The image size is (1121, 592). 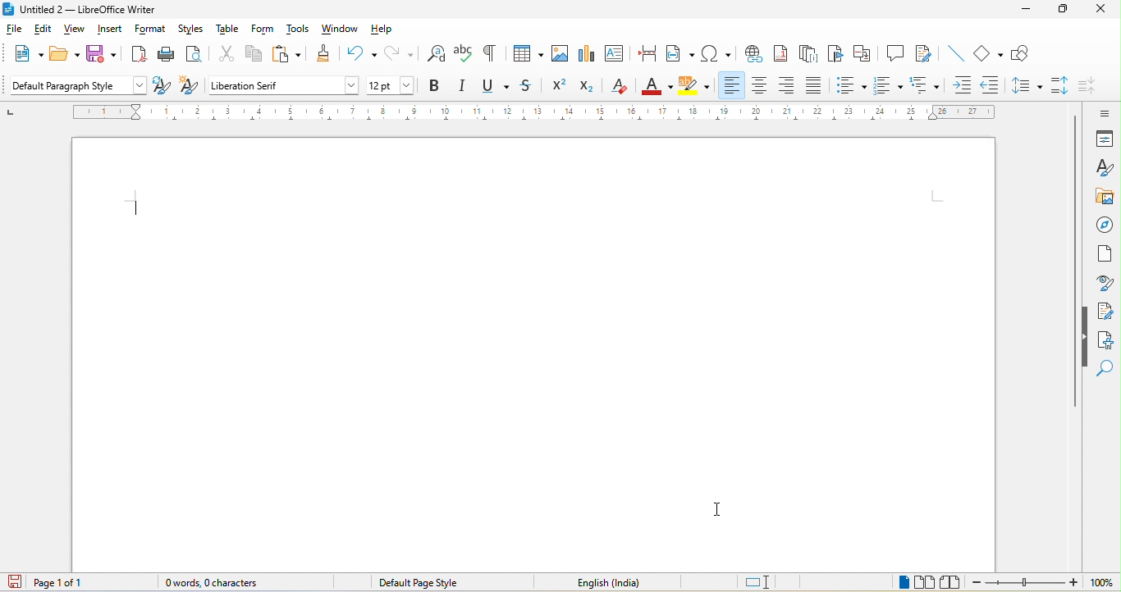 I want to click on file, so click(x=15, y=29).